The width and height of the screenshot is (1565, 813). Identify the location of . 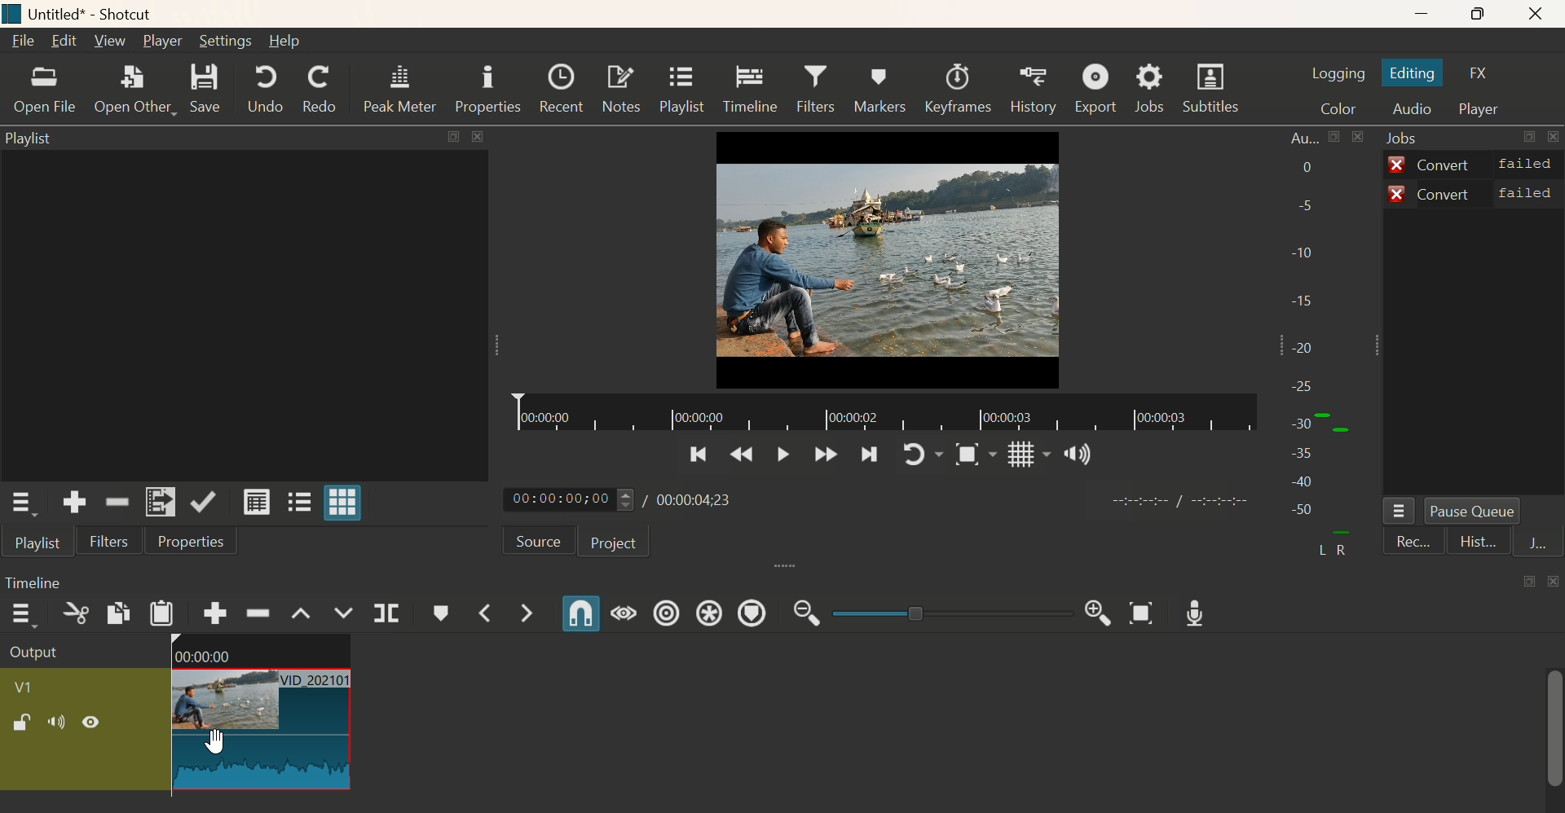
(624, 615).